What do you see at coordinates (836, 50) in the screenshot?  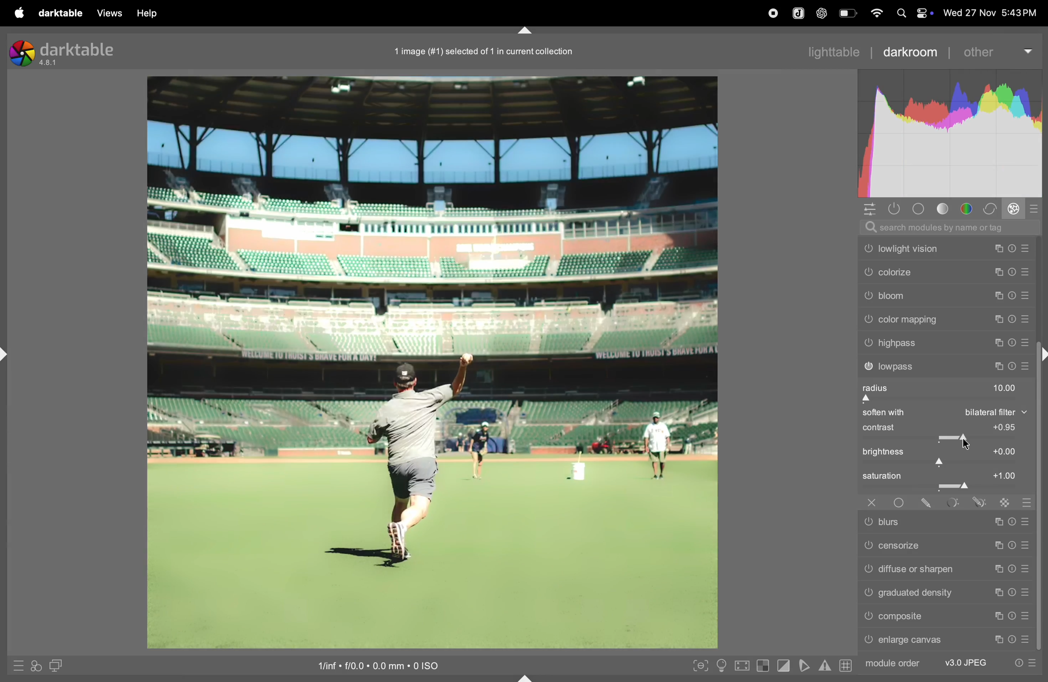 I see `lighttable` at bounding box center [836, 50].